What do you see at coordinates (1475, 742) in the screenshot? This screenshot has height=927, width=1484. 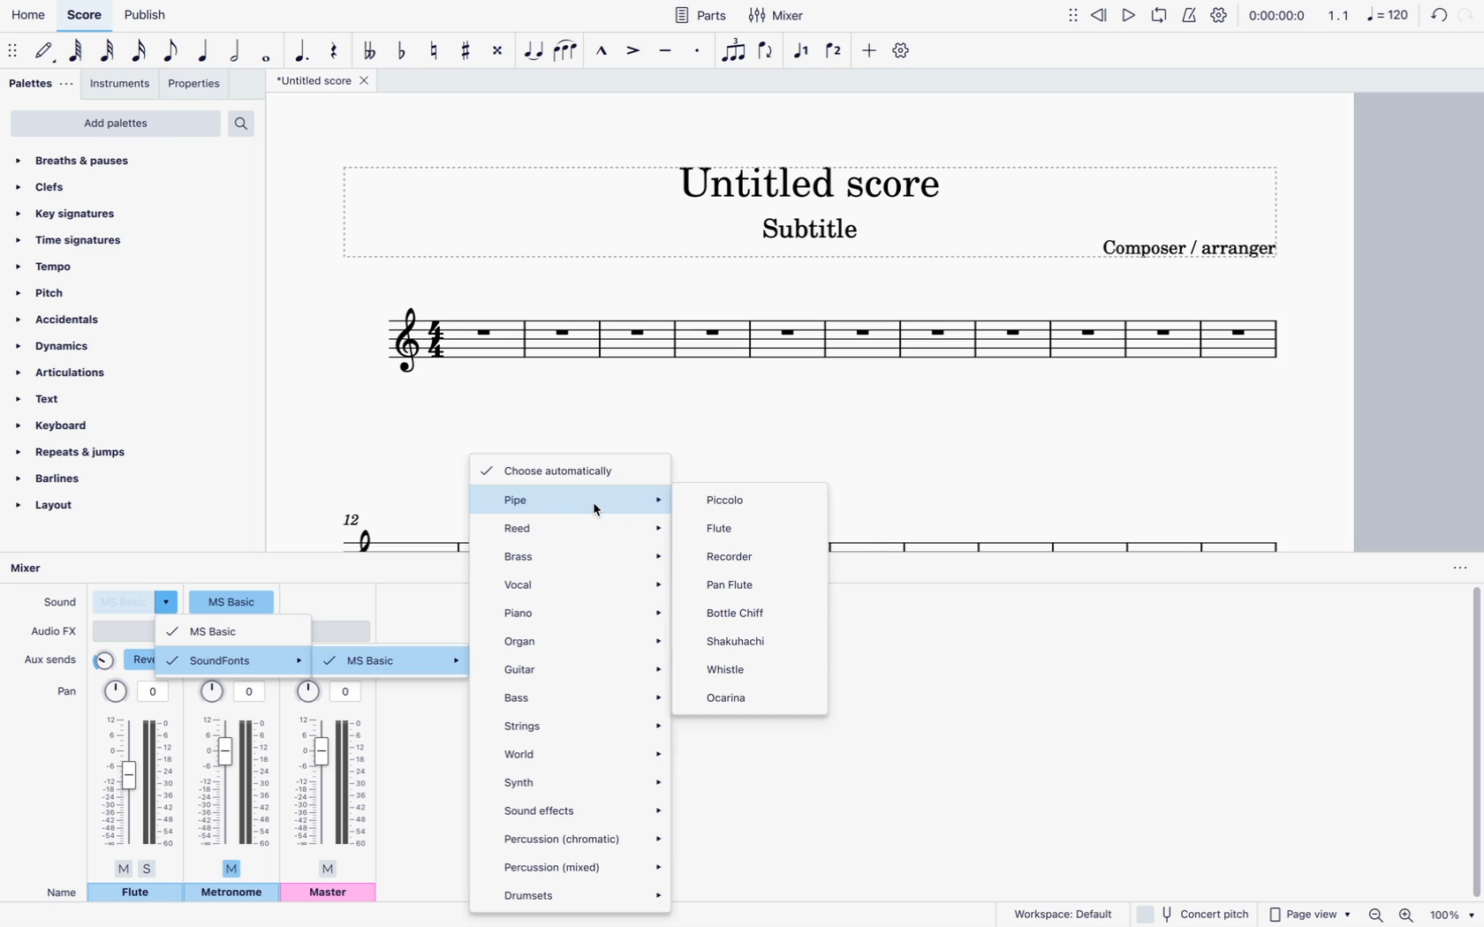 I see `vertical scrollbar` at bounding box center [1475, 742].